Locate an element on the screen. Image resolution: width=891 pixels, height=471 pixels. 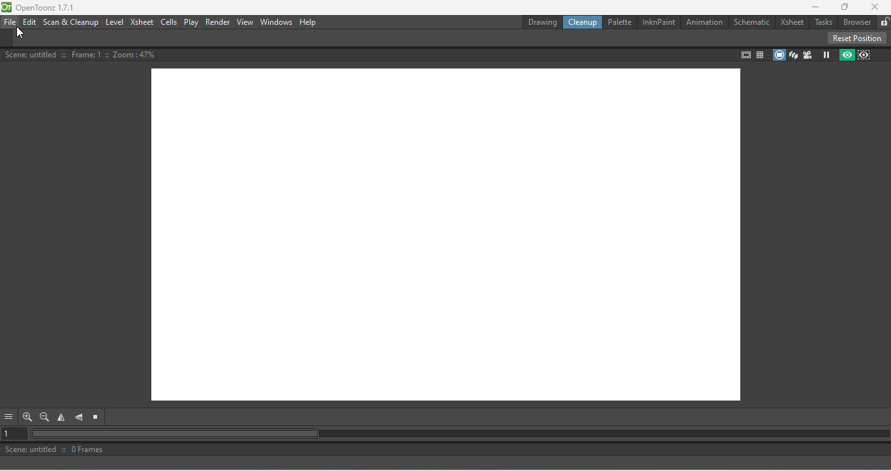
Windows is located at coordinates (277, 22).